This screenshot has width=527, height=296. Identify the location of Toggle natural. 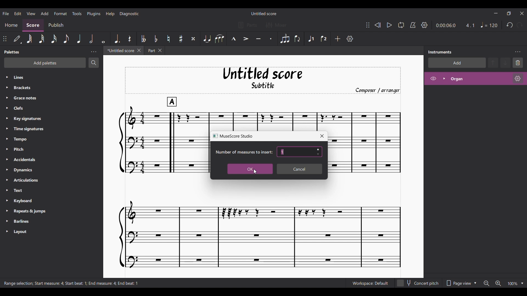
(169, 39).